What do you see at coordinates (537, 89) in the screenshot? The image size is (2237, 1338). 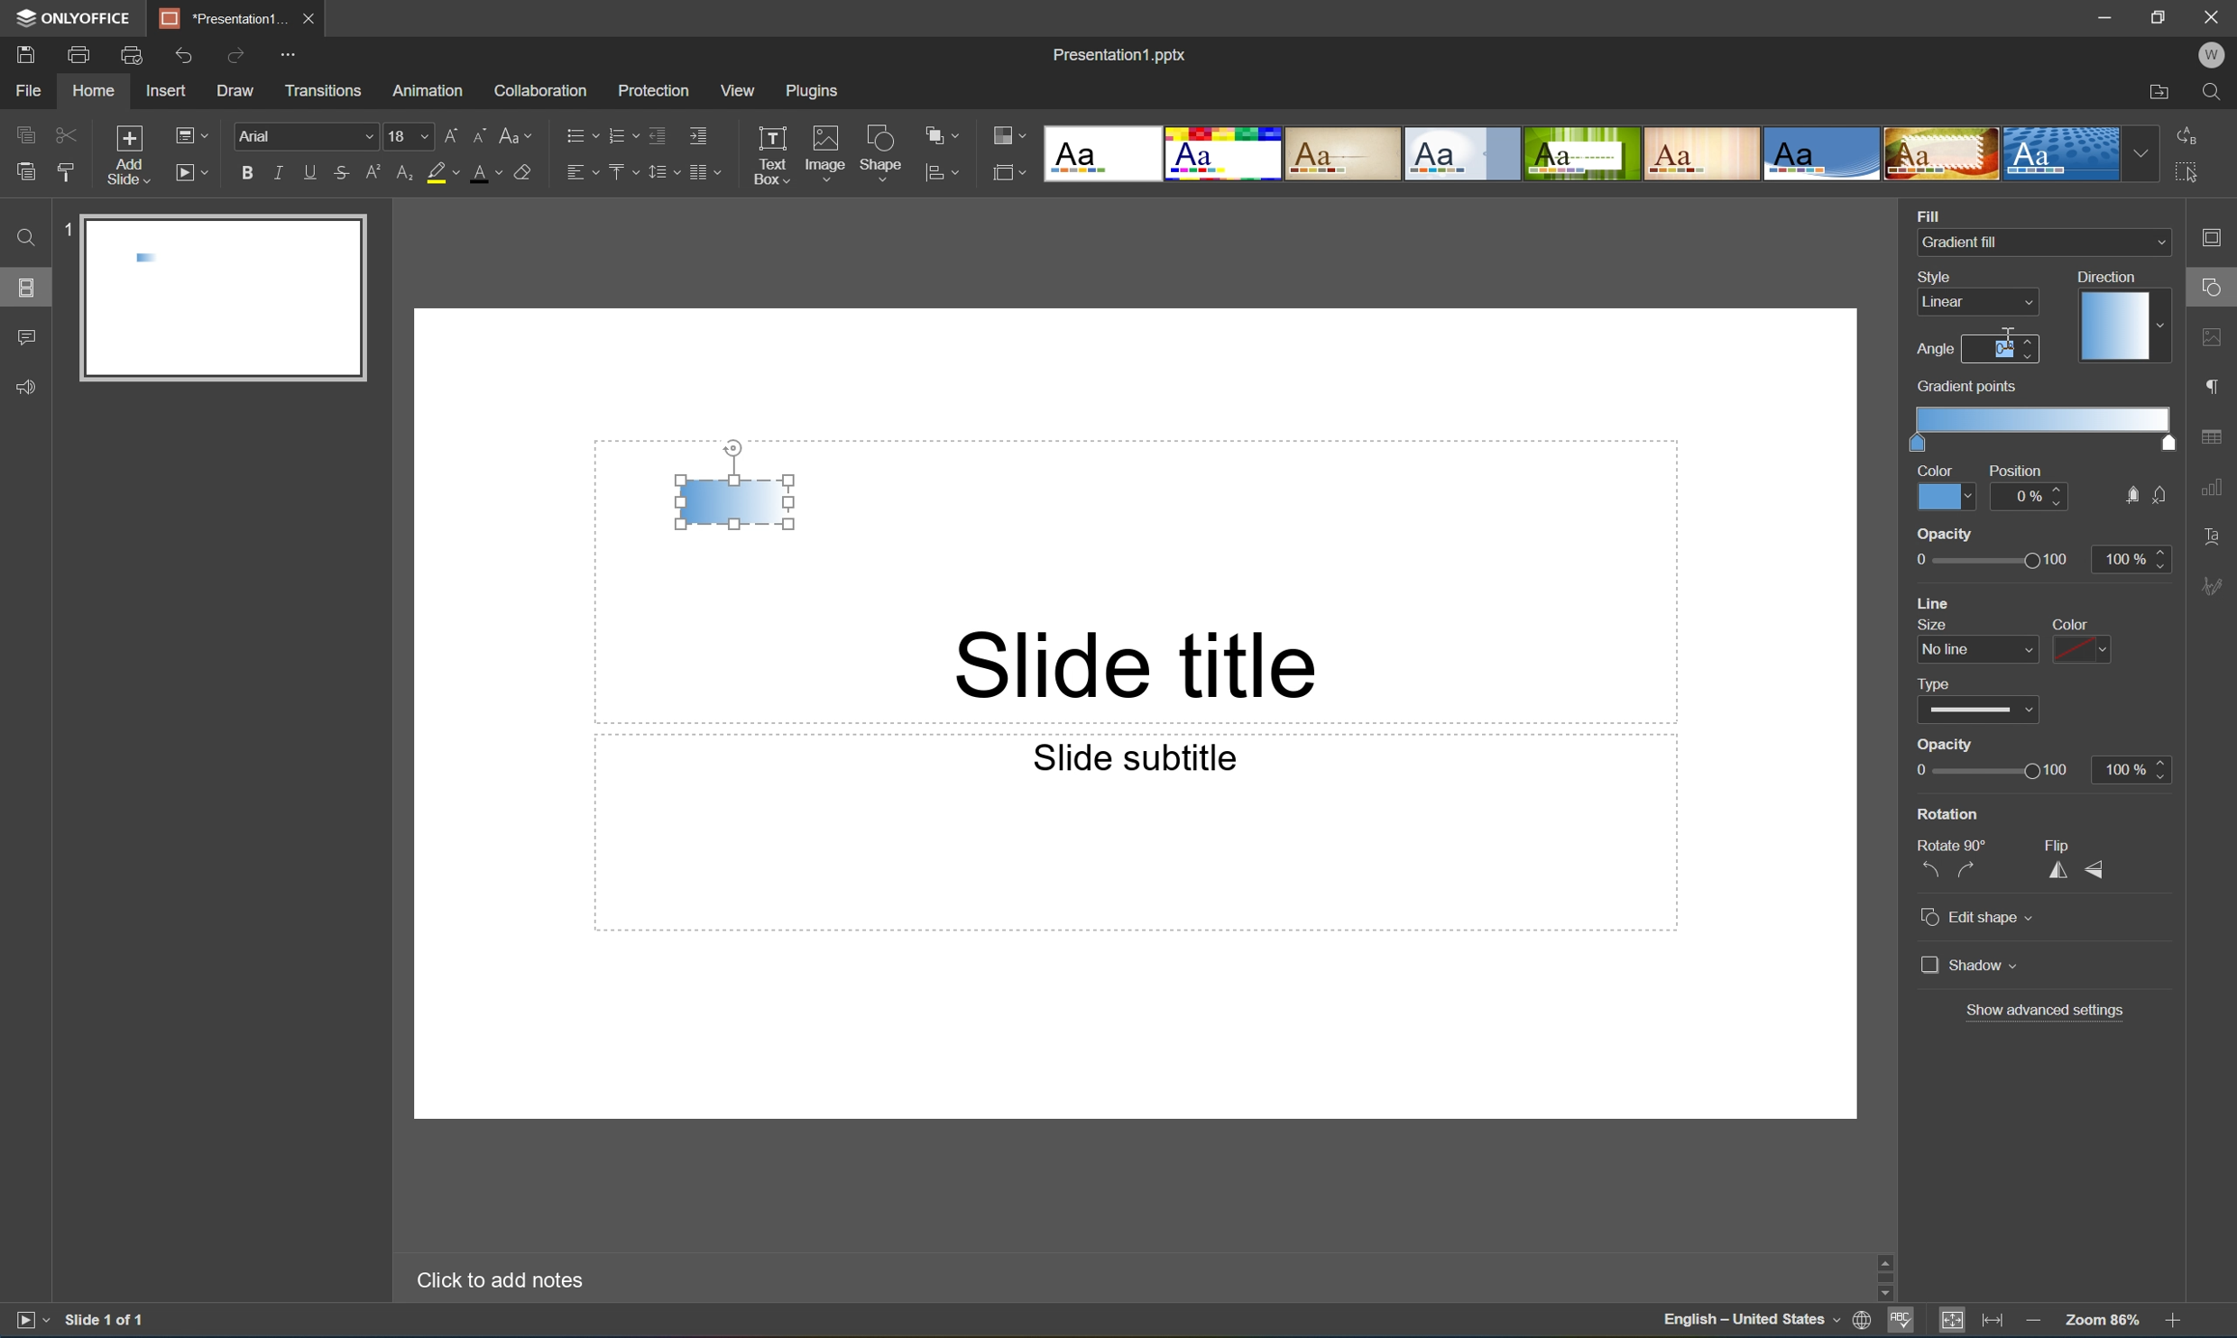 I see `Collaboration` at bounding box center [537, 89].